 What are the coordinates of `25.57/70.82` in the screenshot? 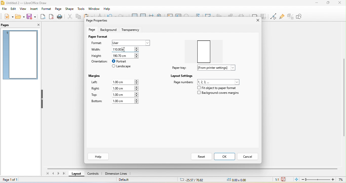 It's located at (192, 180).